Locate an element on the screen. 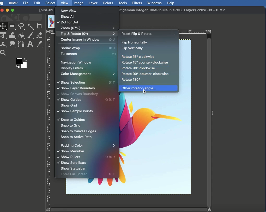  Image is located at coordinates (79, 3).